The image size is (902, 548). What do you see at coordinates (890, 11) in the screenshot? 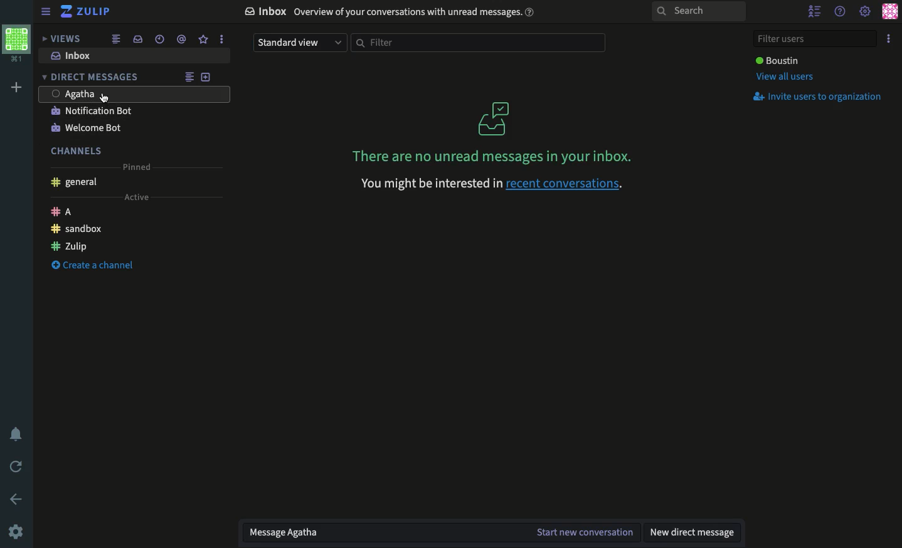
I see `Profile` at bounding box center [890, 11].